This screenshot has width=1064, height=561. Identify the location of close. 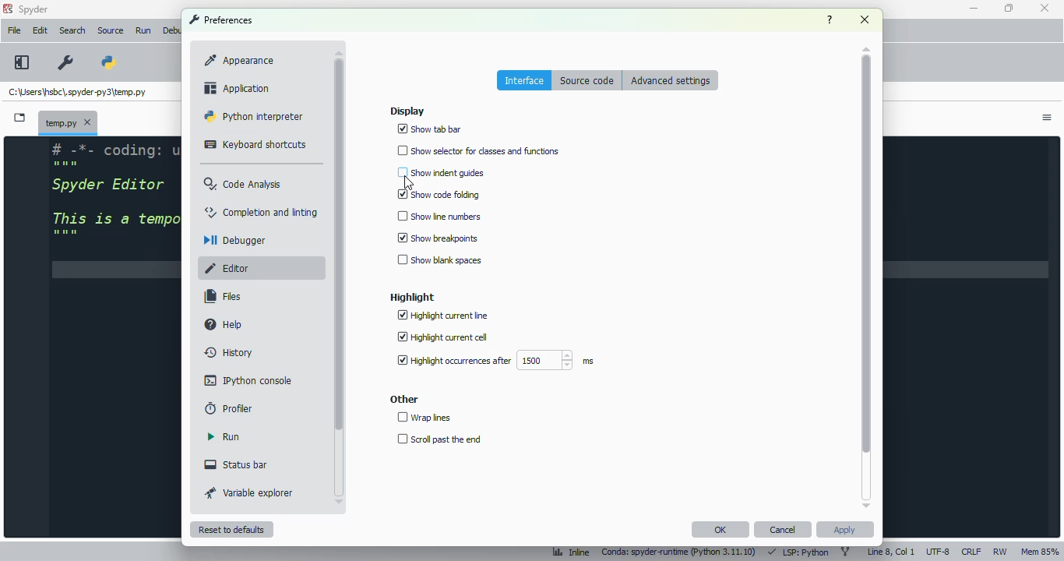
(865, 19).